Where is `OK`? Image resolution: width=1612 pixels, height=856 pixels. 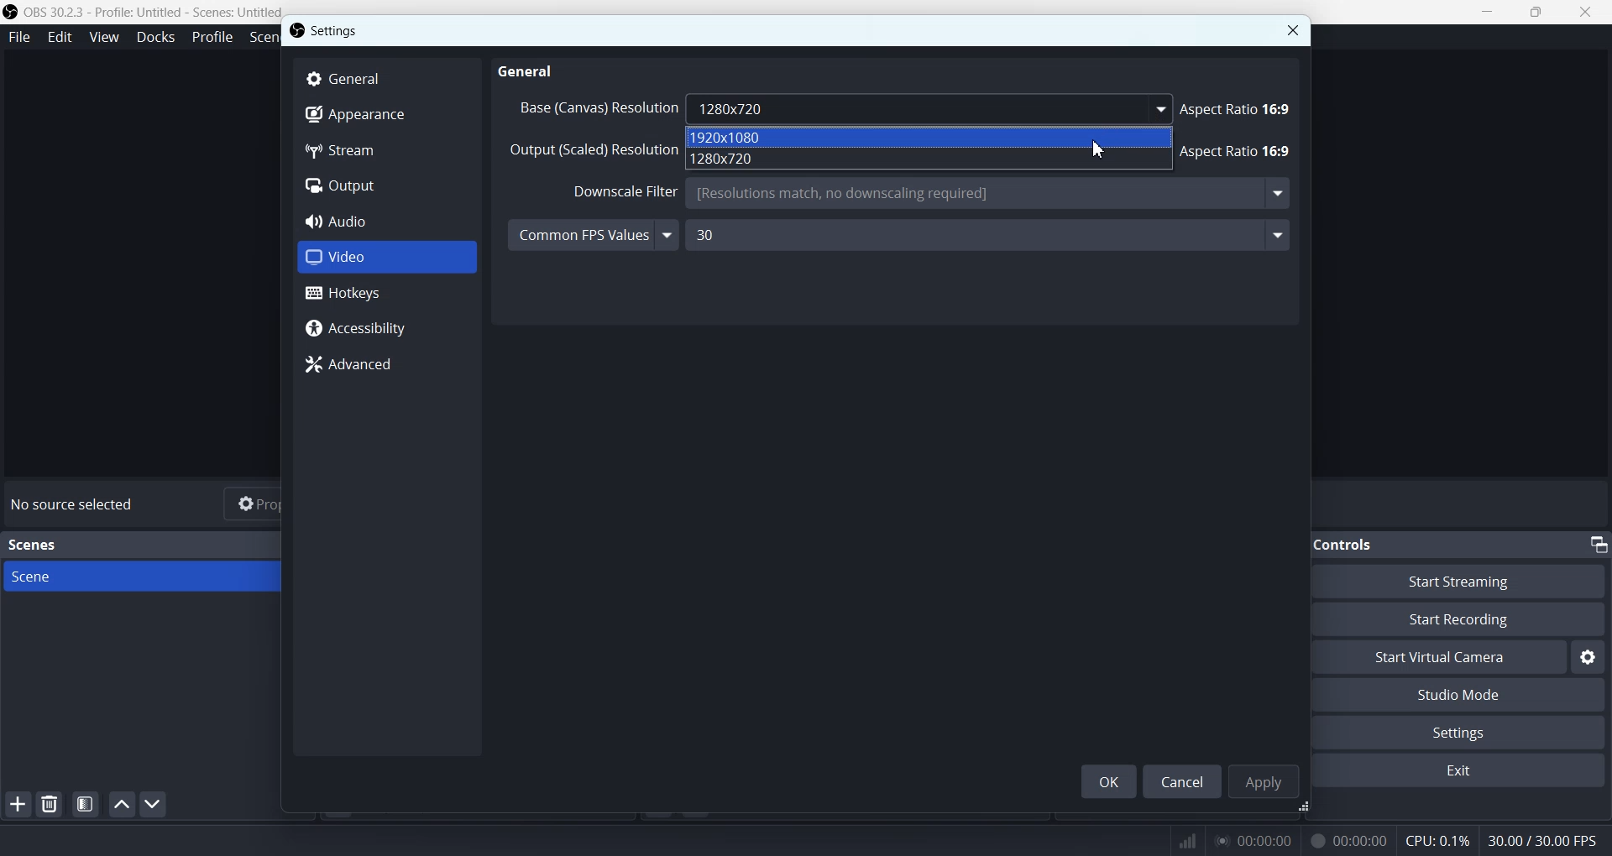
OK is located at coordinates (1108, 781).